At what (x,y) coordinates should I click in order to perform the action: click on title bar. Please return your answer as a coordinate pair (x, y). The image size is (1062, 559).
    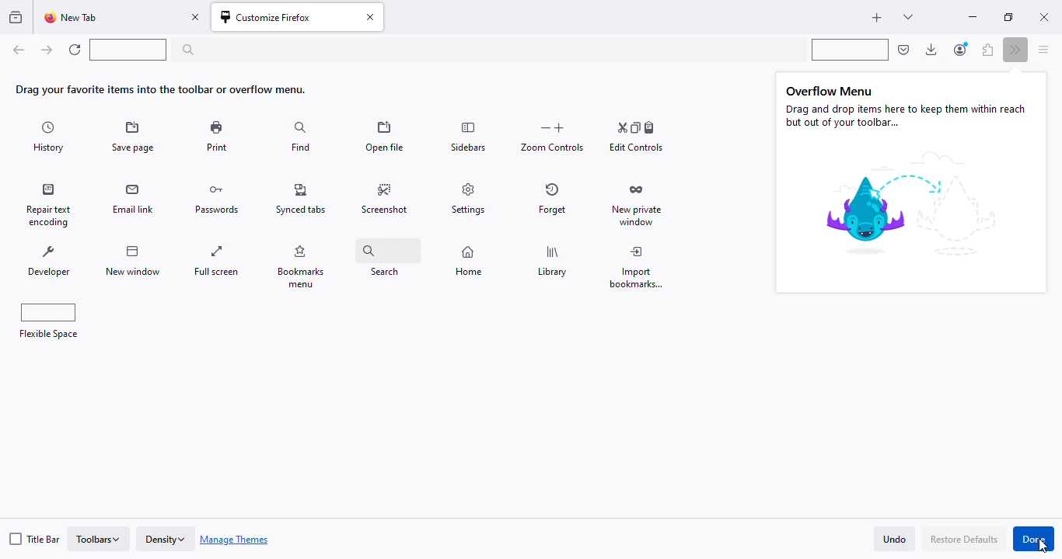
    Looking at the image, I should click on (34, 539).